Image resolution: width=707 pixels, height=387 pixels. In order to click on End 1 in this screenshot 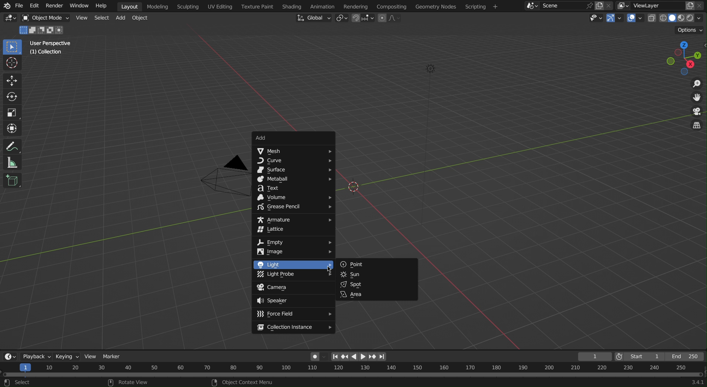, I will do `click(688, 357)`.